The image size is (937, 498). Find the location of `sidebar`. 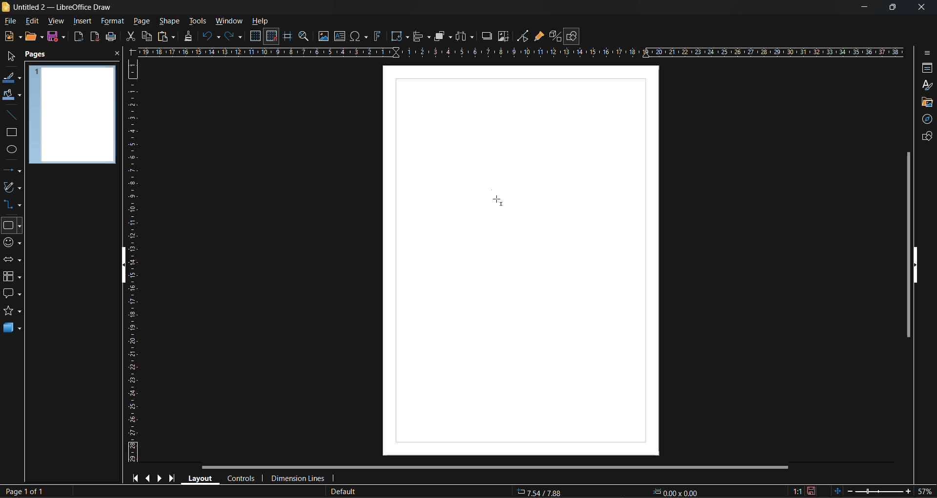

sidebar is located at coordinates (926, 55).